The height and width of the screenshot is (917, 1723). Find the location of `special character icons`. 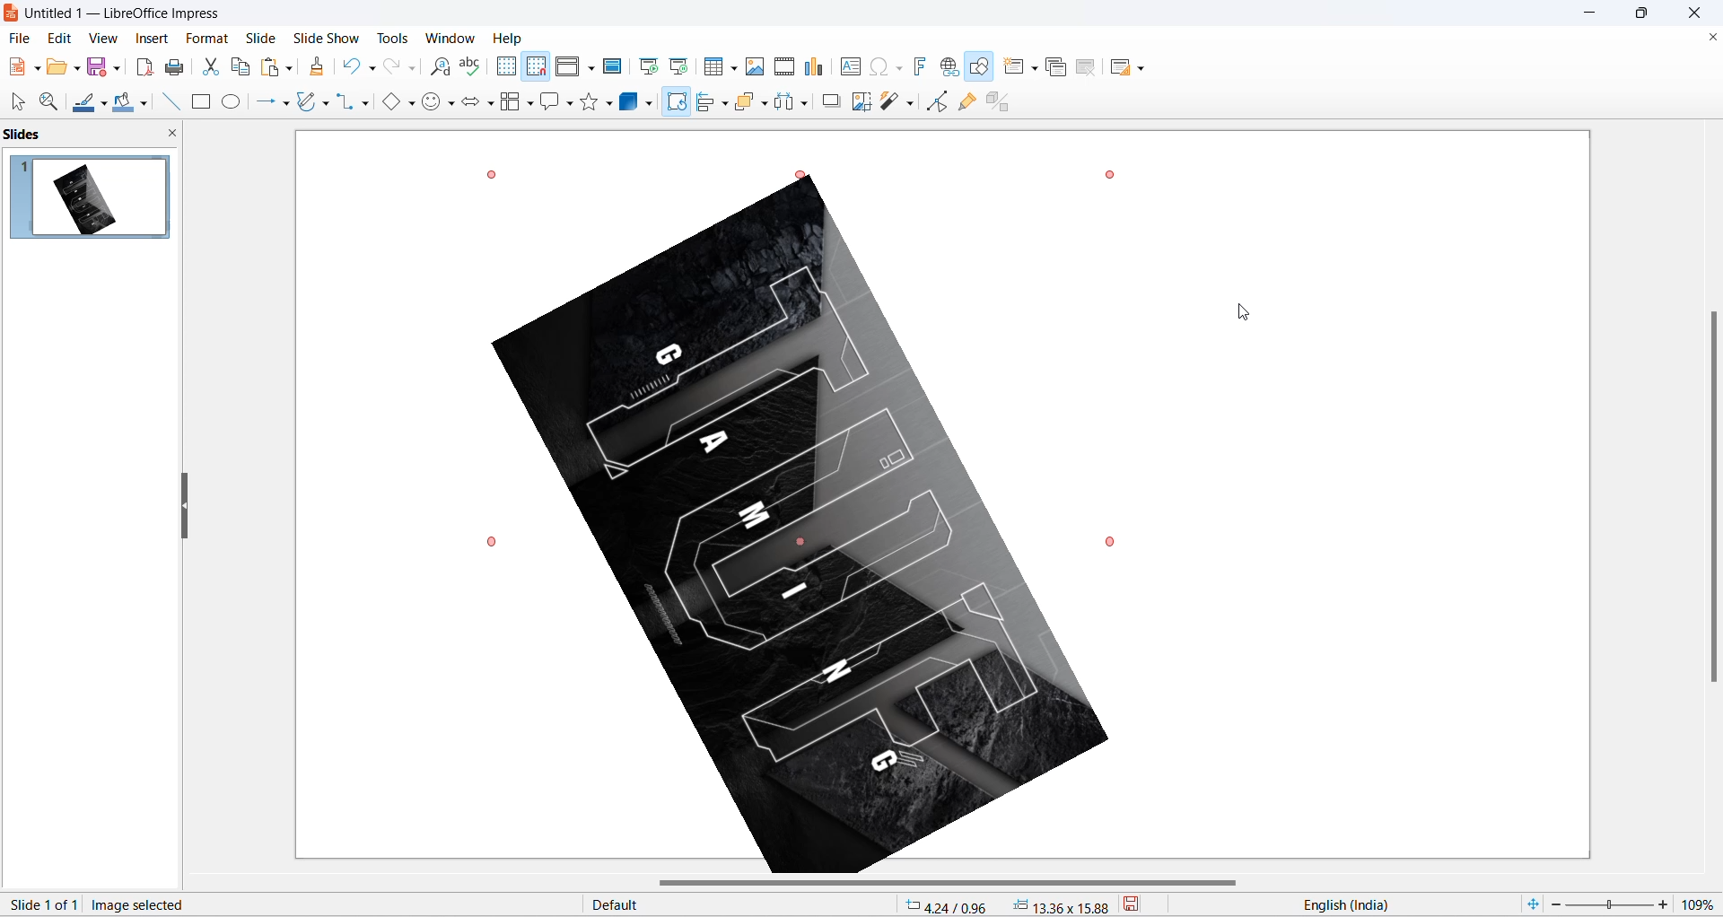

special character icons is located at coordinates (897, 66).